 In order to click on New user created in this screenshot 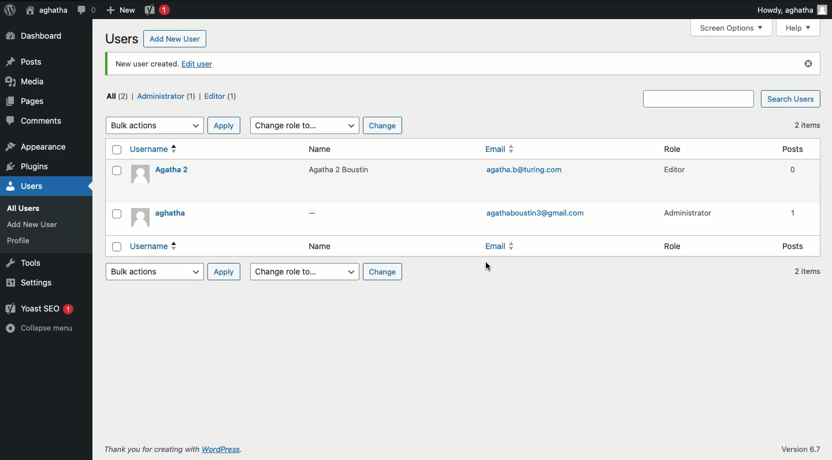, I will do `click(144, 64)`.